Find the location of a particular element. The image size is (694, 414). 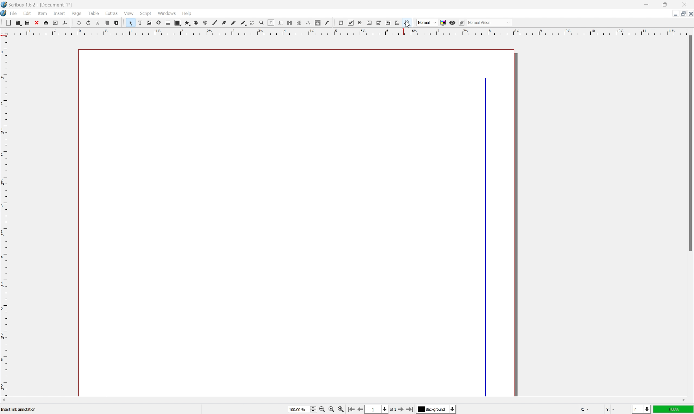

polygon is located at coordinates (187, 23).